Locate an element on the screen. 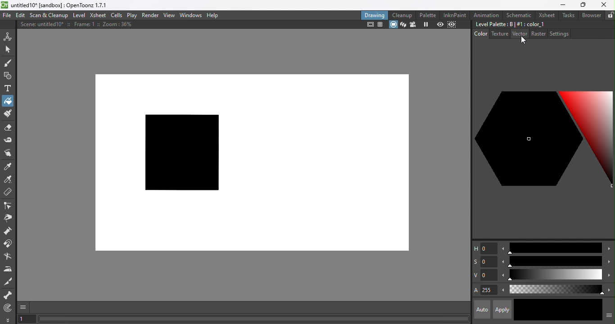  Minimize is located at coordinates (563, 4).